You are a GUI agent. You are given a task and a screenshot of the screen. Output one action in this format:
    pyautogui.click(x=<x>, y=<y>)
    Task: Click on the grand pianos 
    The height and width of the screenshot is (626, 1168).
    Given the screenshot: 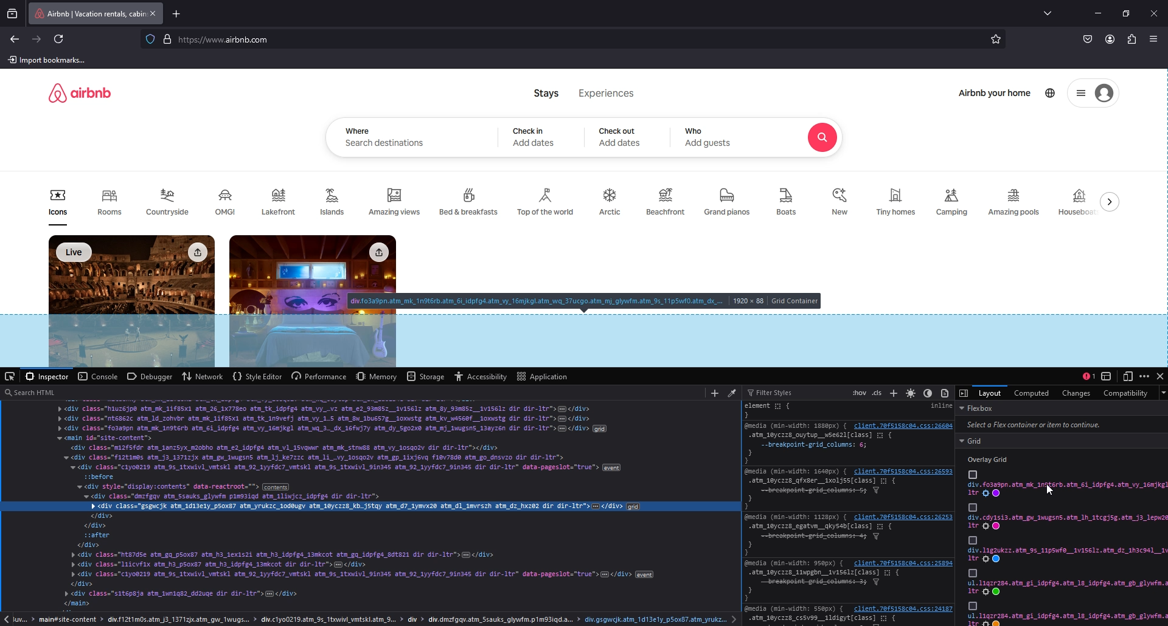 What is the action you would take?
    pyautogui.click(x=726, y=202)
    